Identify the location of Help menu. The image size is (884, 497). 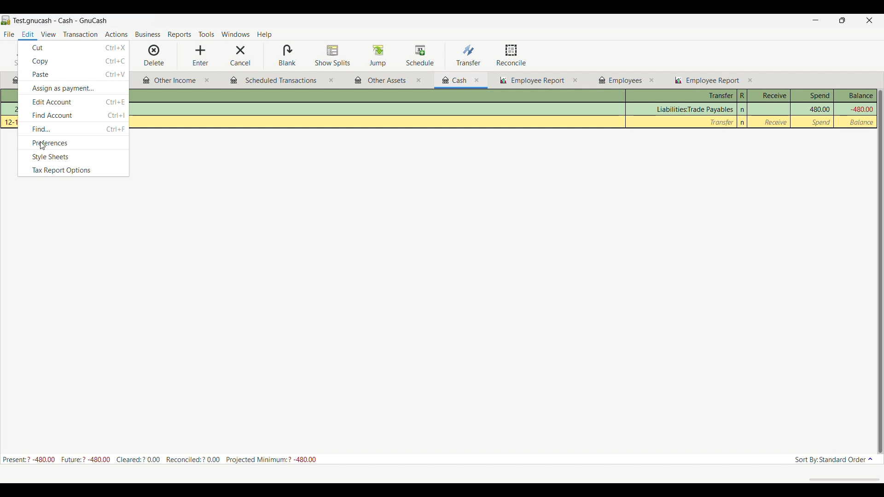
(264, 35).